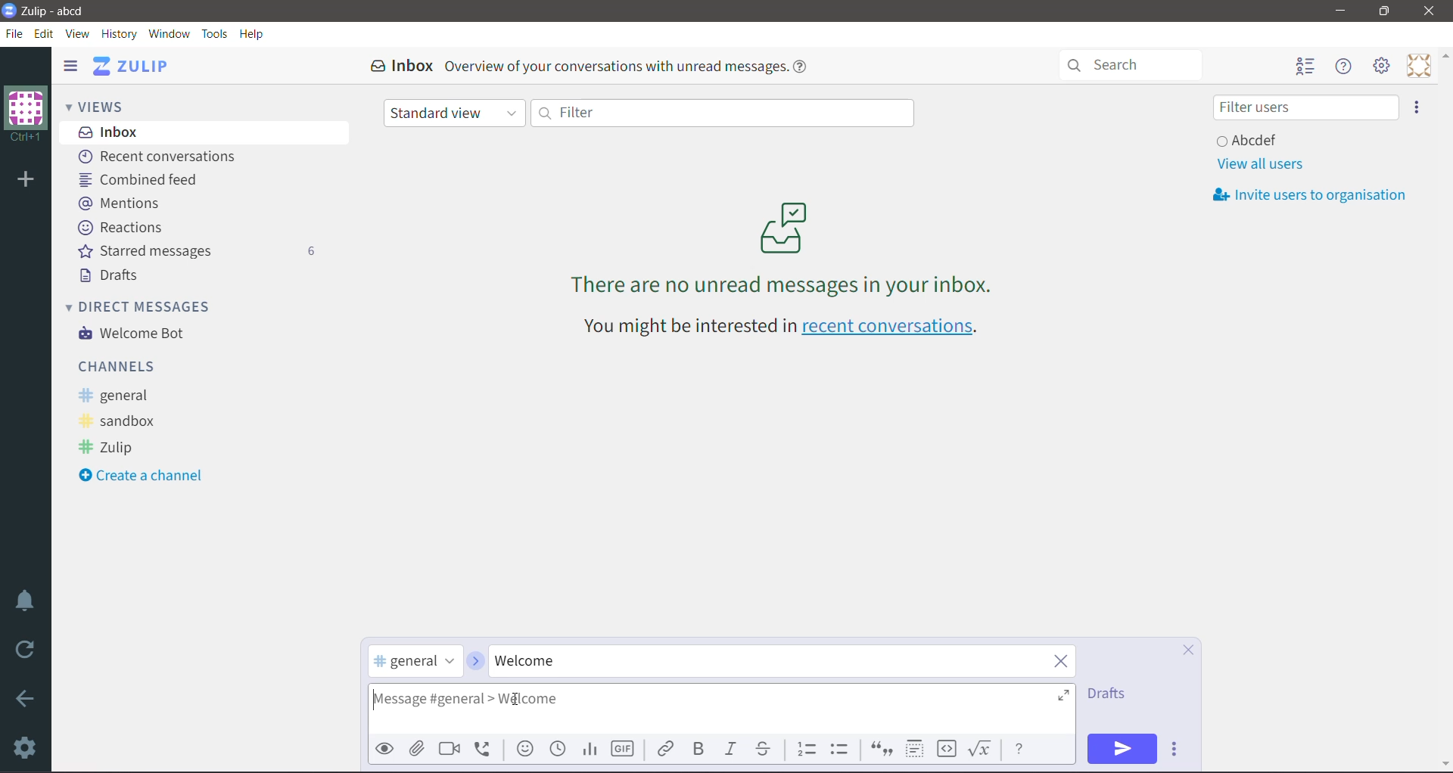  What do you see at coordinates (144, 179) in the screenshot?
I see `Combined feed` at bounding box center [144, 179].